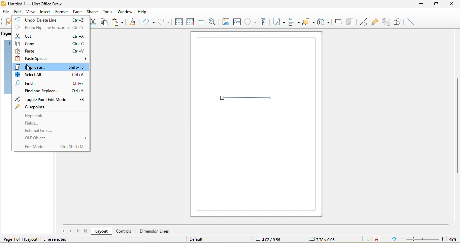 Image resolution: width=460 pixels, height=243 pixels. I want to click on redo, so click(164, 21).